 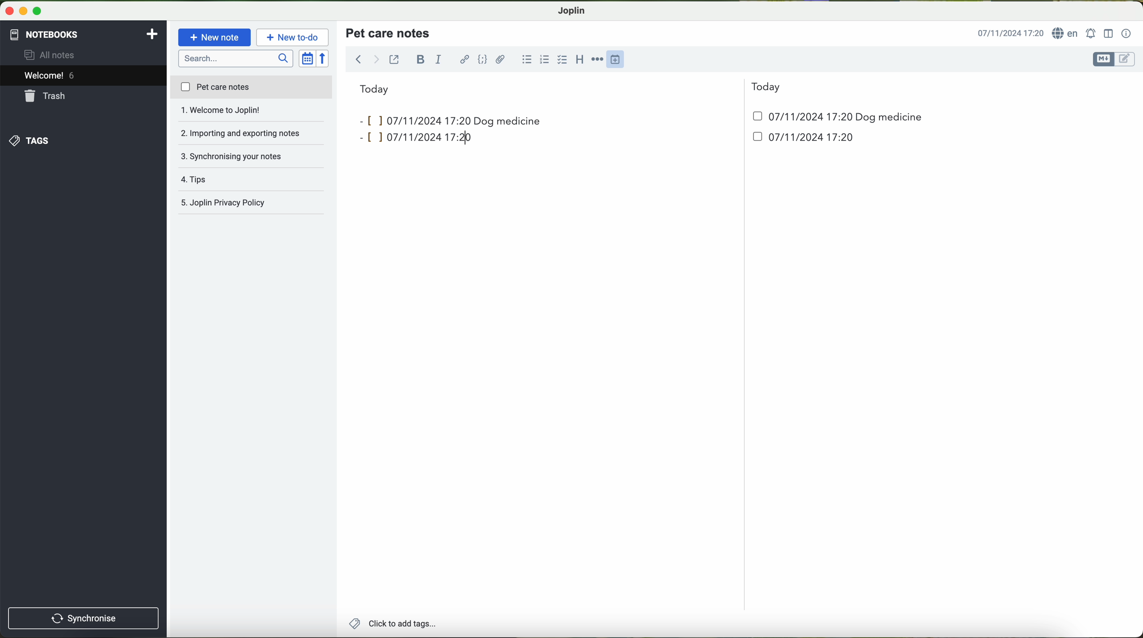 What do you see at coordinates (366, 59) in the screenshot?
I see `navigation arrows` at bounding box center [366, 59].